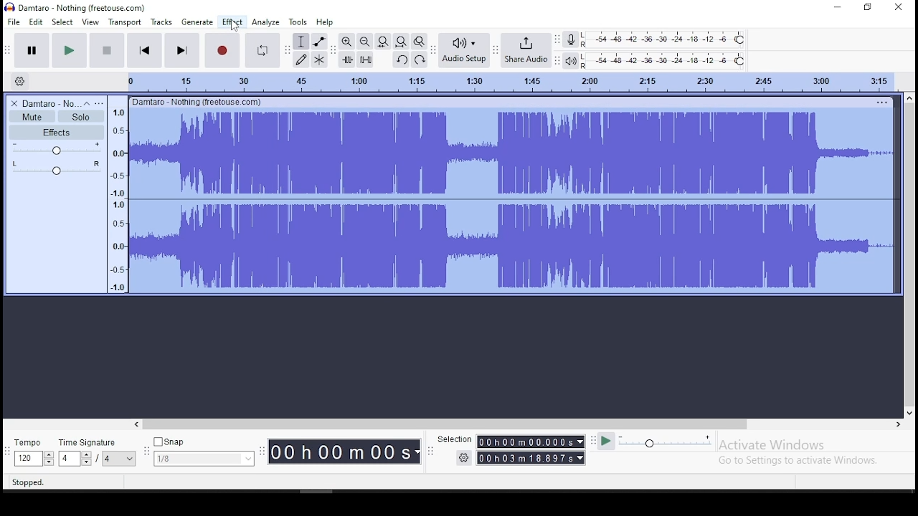 Image resolution: width=918 pixels, height=516 pixels. Describe the element at coordinates (7, 49) in the screenshot. I see `` at that location.